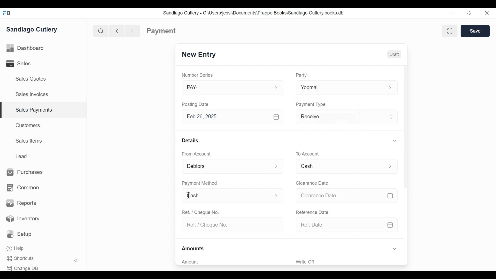 The image size is (496, 279). What do you see at coordinates (340, 118) in the screenshot?
I see `Receive` at bounding box center [340, 118].